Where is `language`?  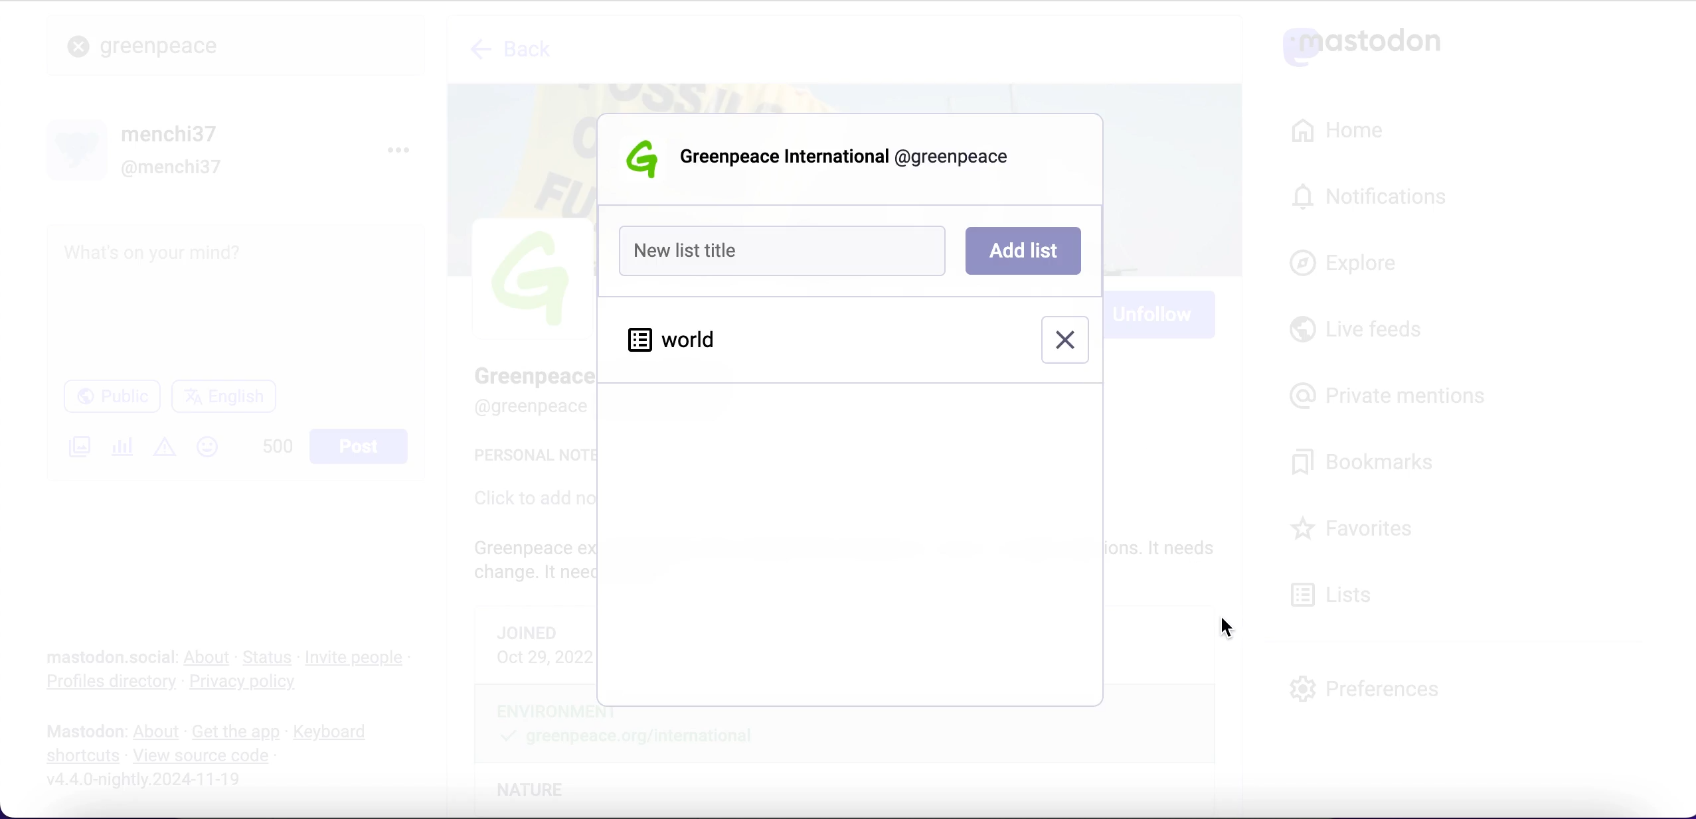
language is located at coordinates (230, 402).